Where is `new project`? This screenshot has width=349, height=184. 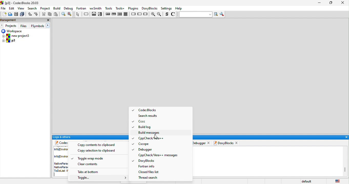 new project is located at coordinates (17, 36).